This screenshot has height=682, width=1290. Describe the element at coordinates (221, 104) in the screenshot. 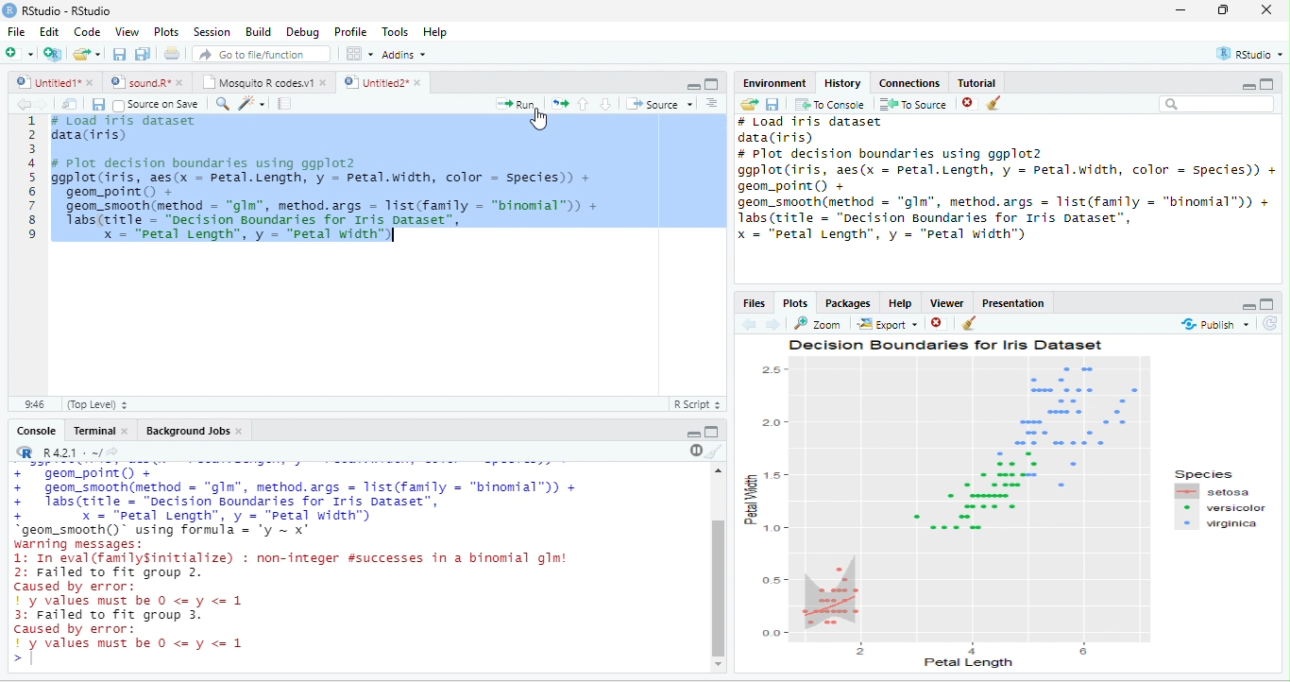

I see `search` at that location.